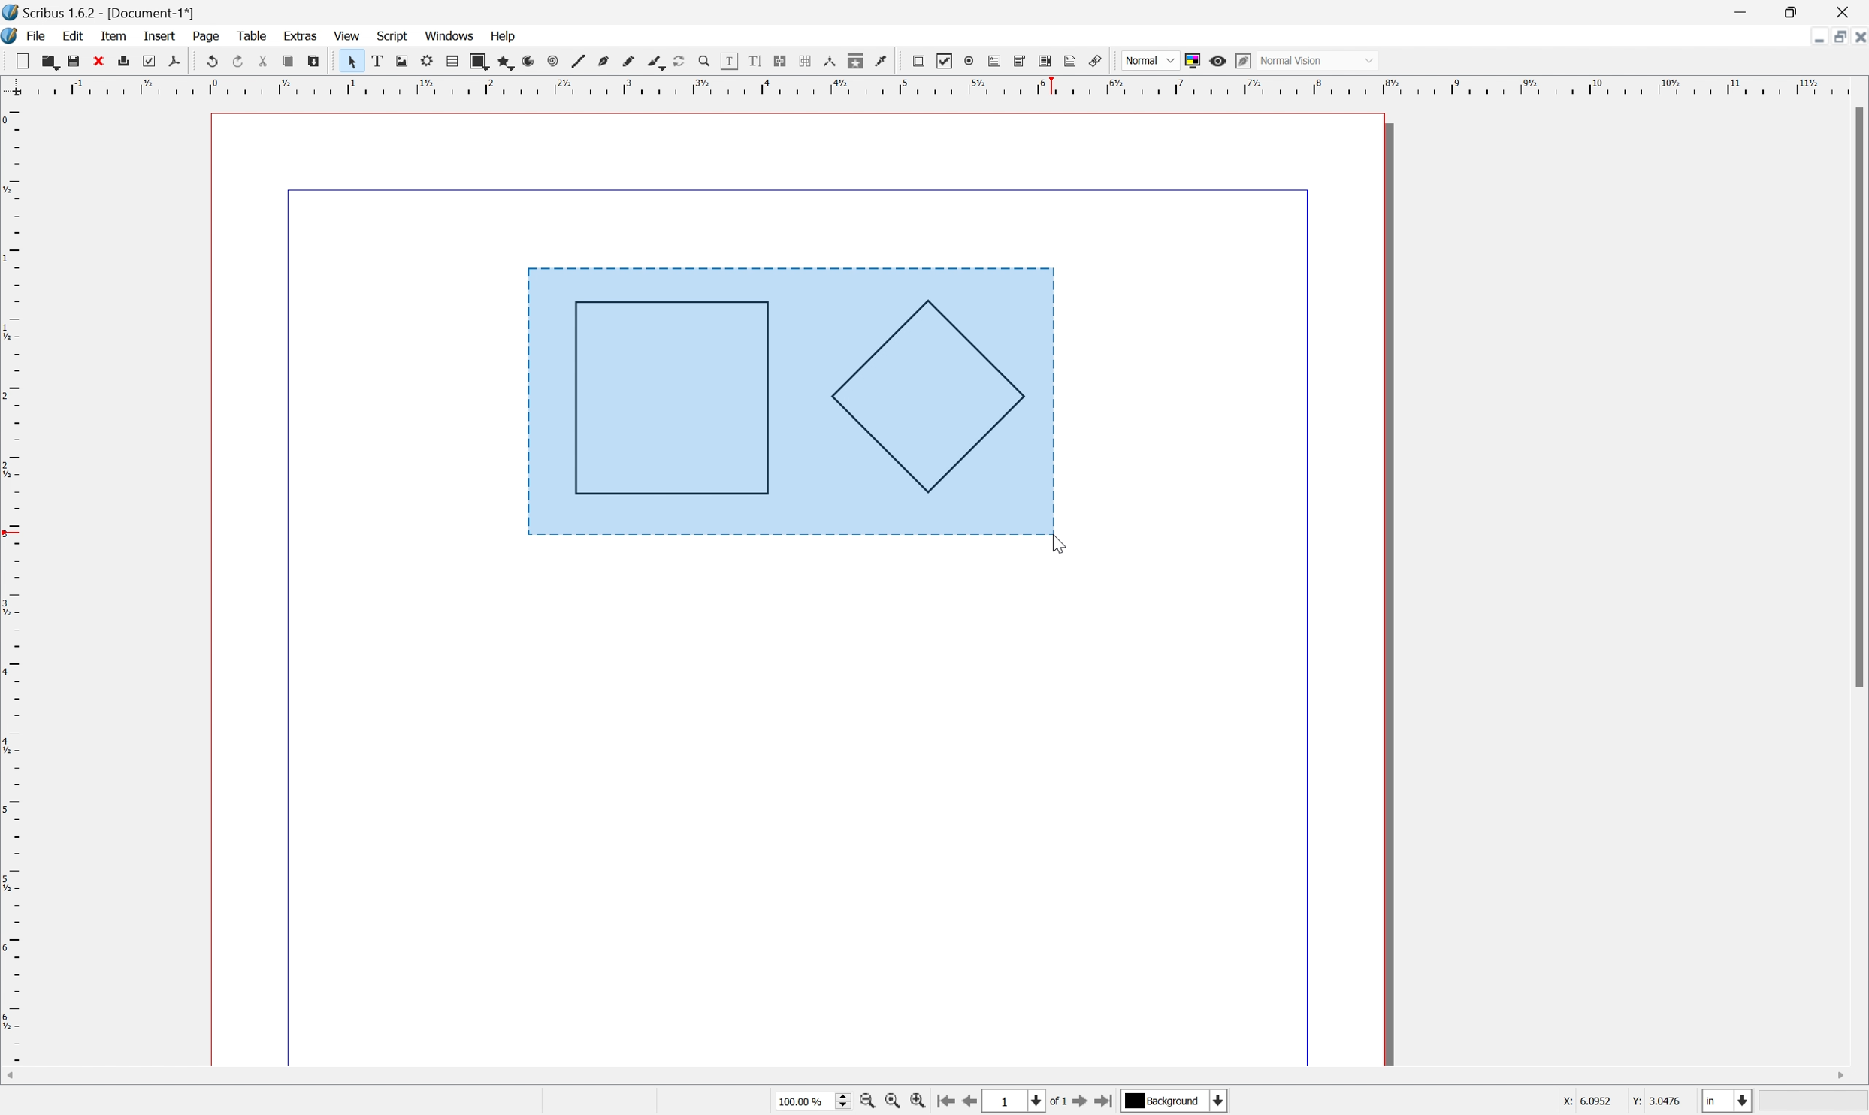 This screenshot has height=1115, width=1869. Describe the element at coordinates (424, 60) in the screenshot. I see `render frame` at that location.